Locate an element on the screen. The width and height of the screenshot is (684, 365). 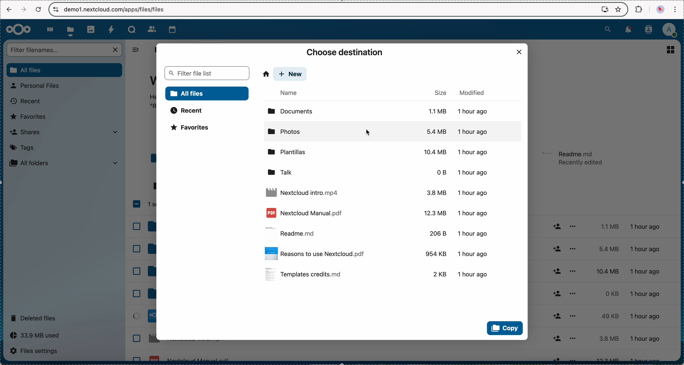
checkboxes is located at coordinates (143, 277).